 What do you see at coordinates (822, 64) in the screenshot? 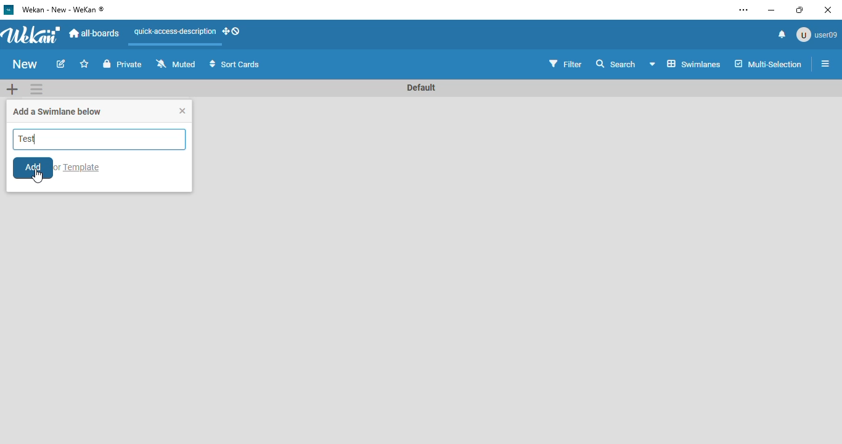
I see `open sidebar or close sidebar` at bounding box center [822, 64].